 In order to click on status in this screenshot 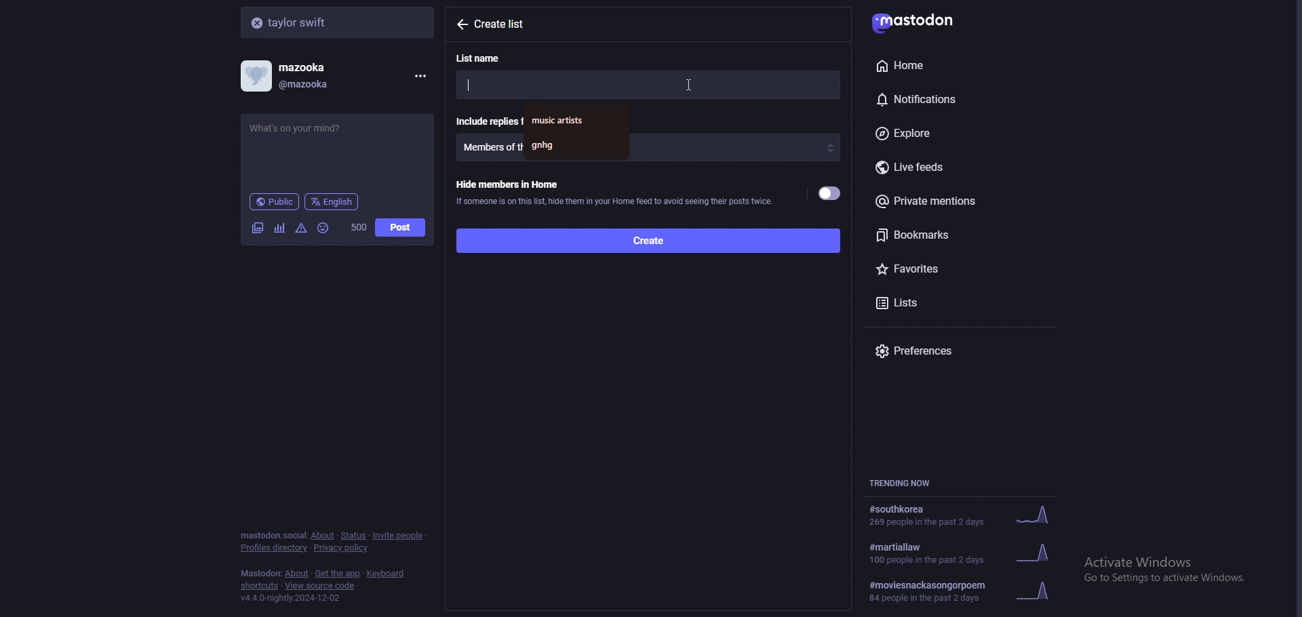, I will do `click(353, 536)`.